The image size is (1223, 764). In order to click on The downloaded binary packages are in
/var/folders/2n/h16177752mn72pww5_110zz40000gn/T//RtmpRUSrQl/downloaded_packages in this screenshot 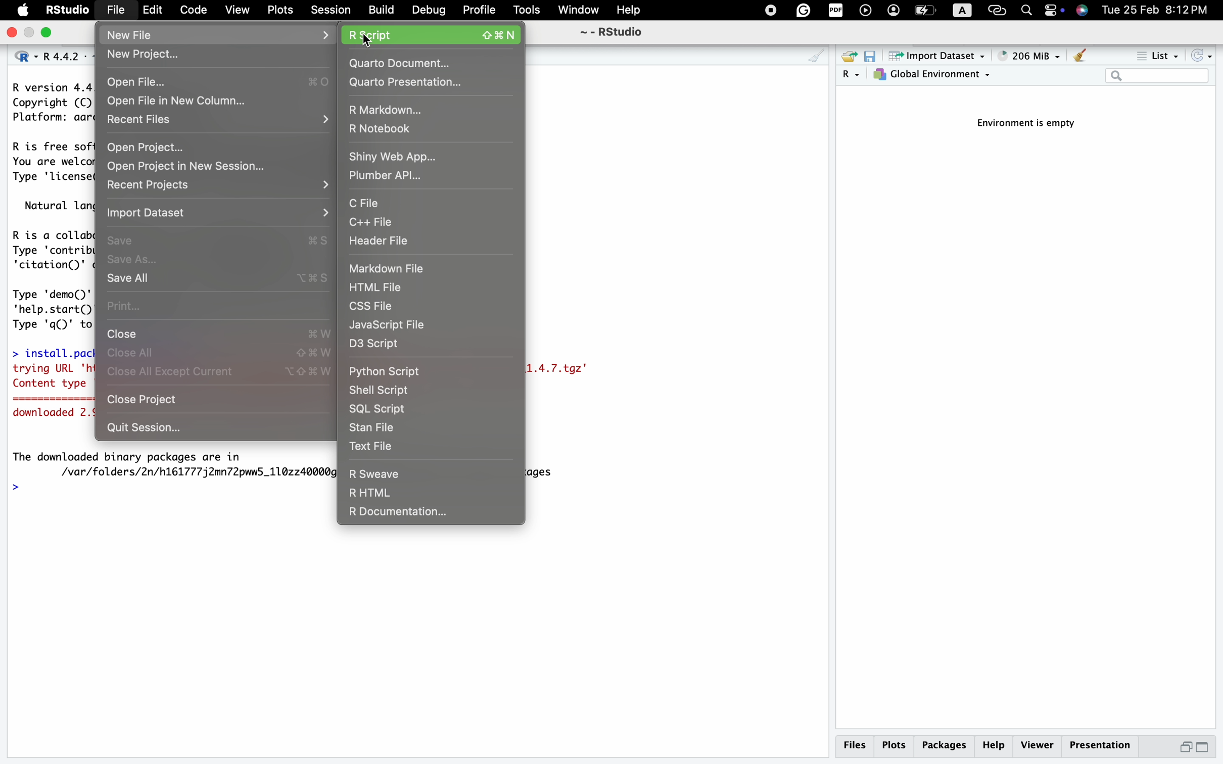, I will do `click(174, 463)`.